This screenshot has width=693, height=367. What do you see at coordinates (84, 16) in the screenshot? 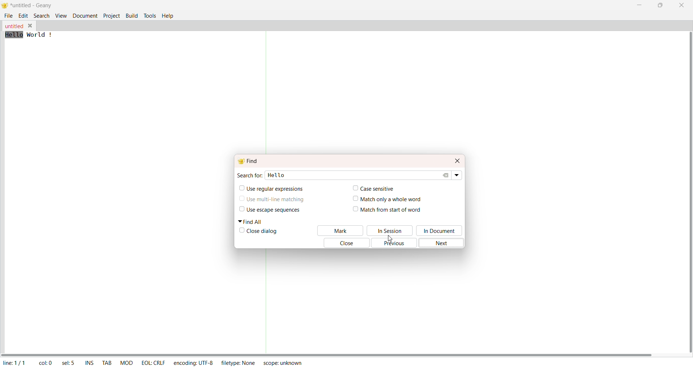
I see `Document` at bounding box center [84, 16].